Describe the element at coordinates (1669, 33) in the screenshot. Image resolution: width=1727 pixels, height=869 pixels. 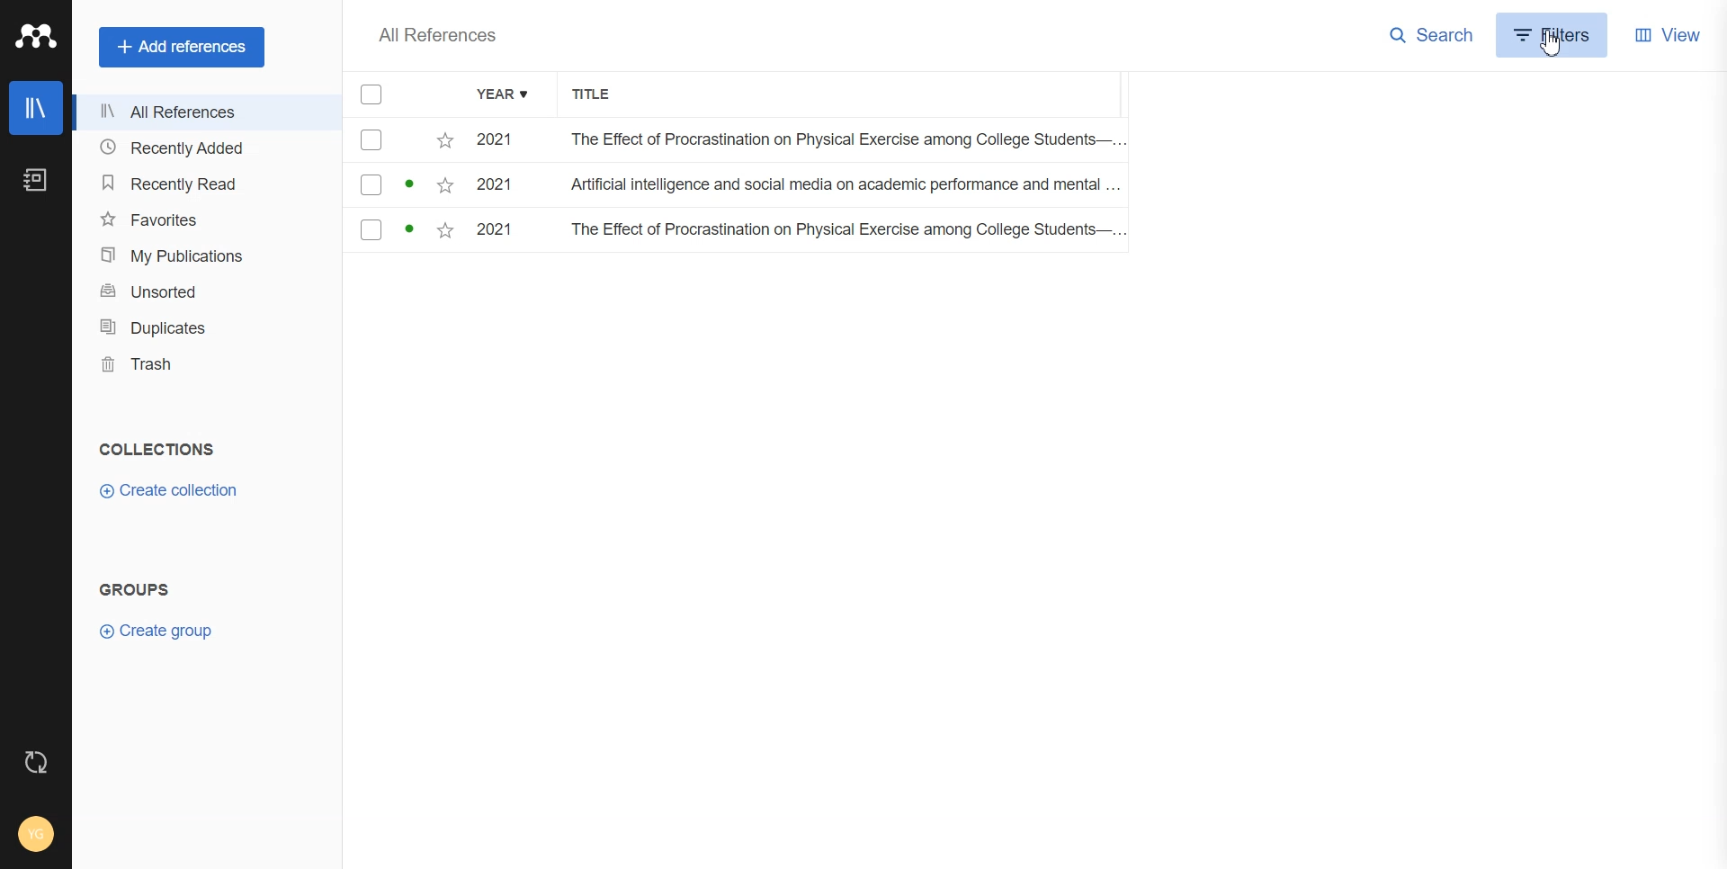
I see `View` at that location.